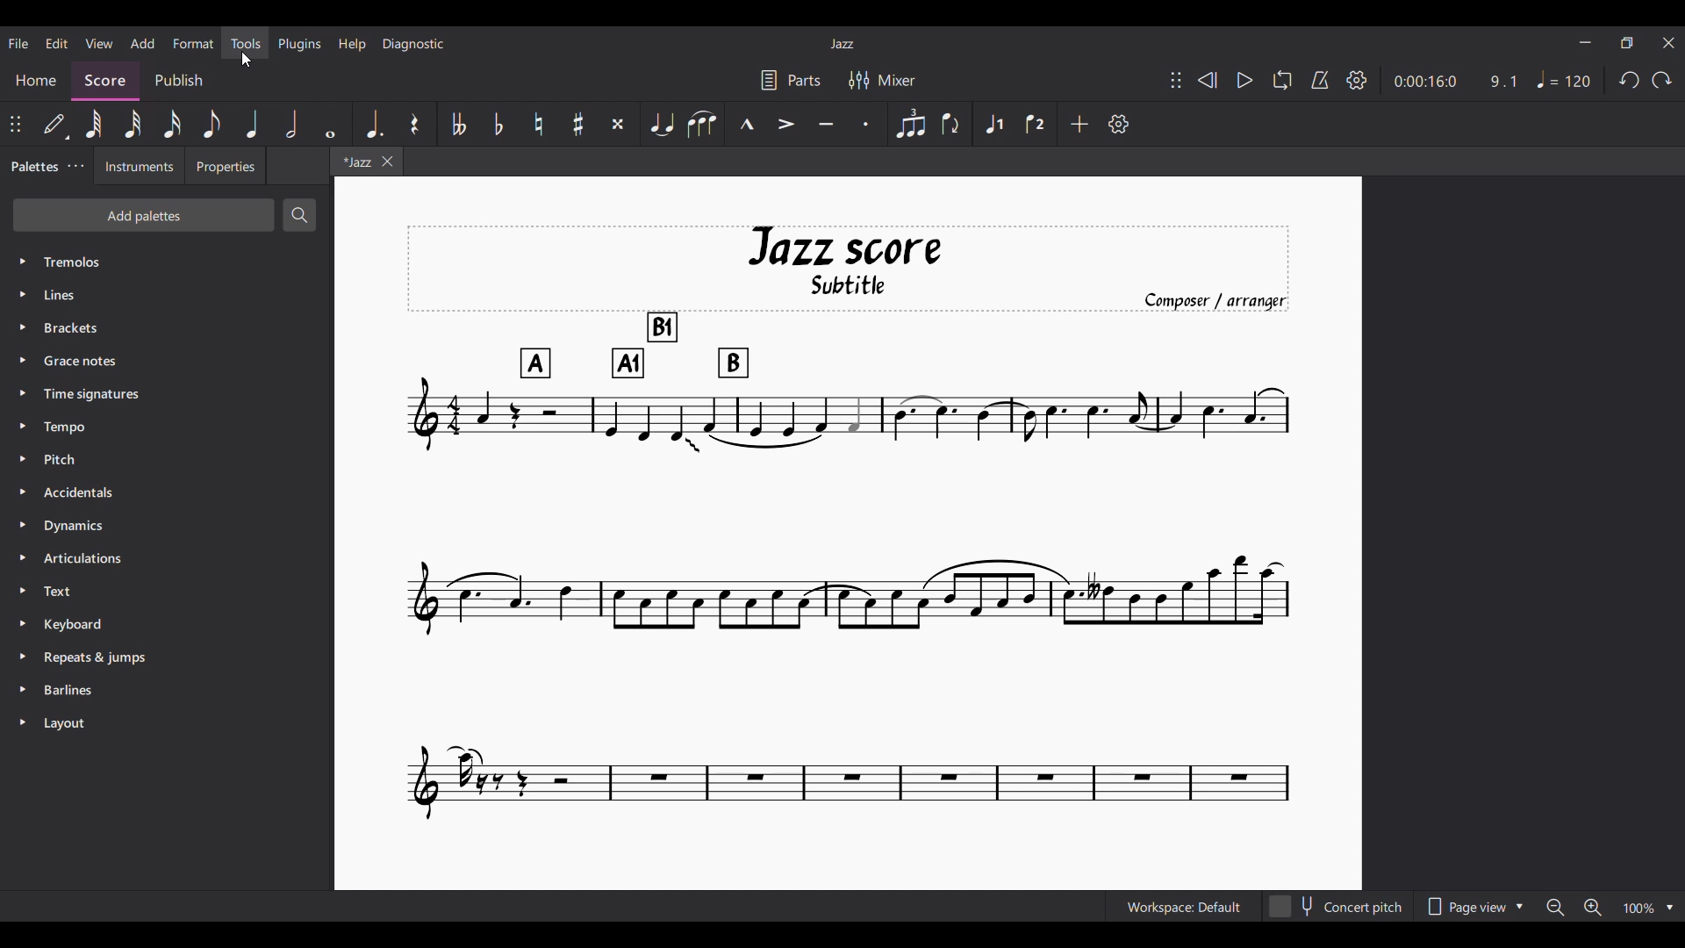  Describe the element at coordinates (99, 43) in the screenshot. I see `View menu` at that location.